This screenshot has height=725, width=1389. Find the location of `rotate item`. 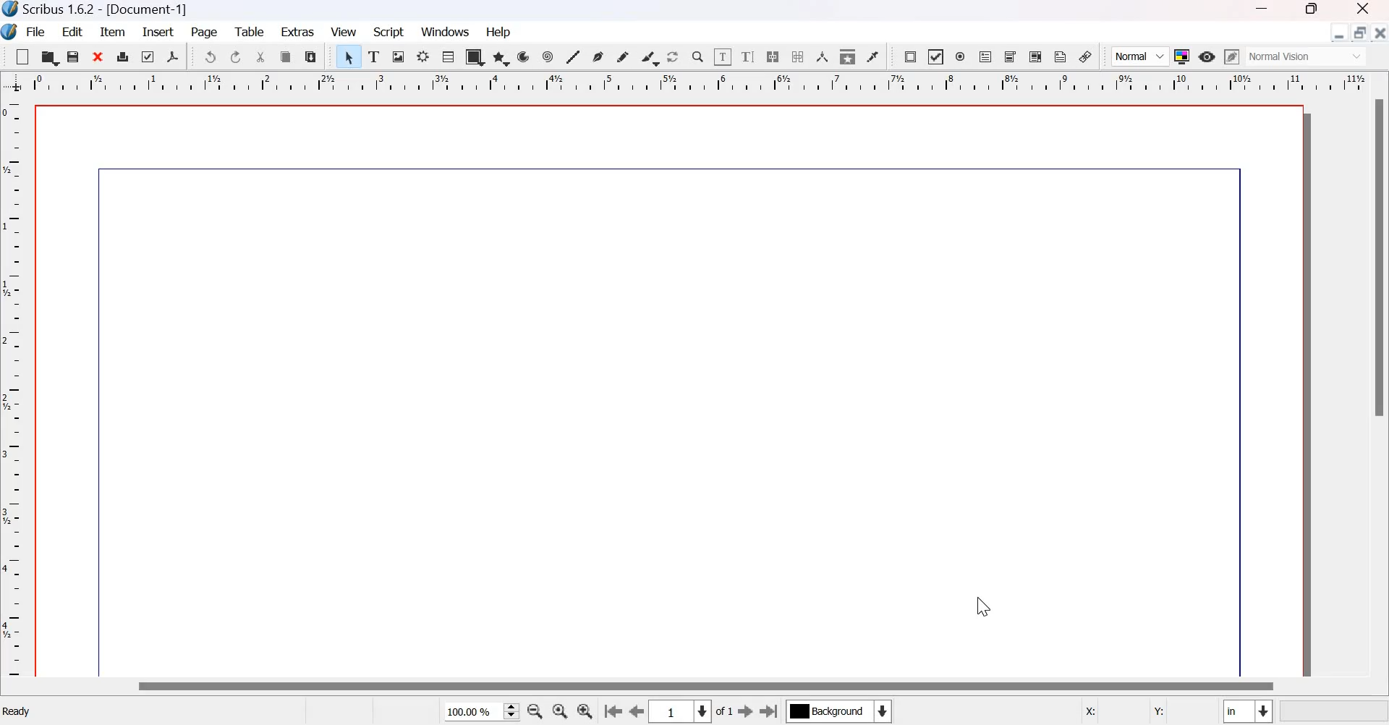

rotate item is located at coordinates (673, 56).